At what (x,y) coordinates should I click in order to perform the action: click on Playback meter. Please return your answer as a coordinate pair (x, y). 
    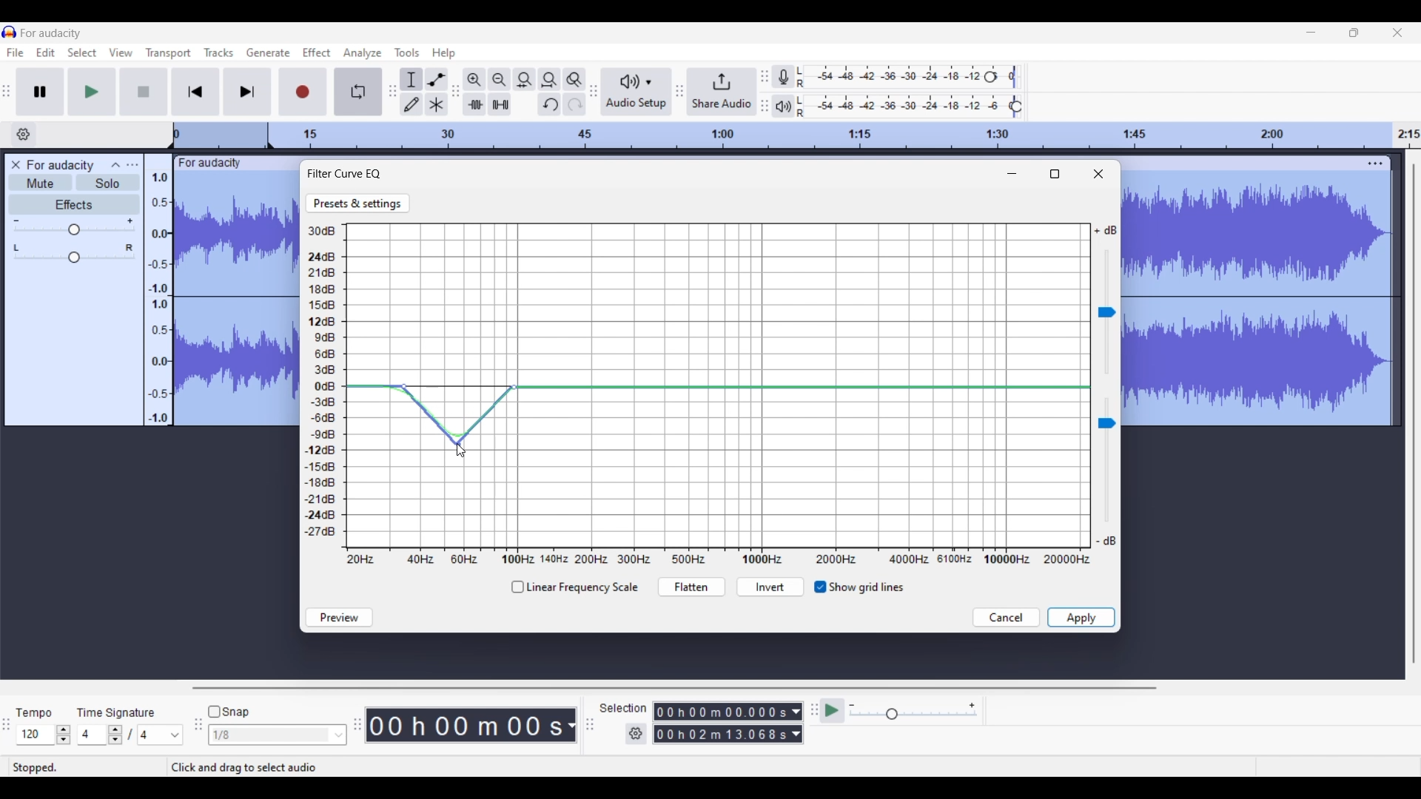
    Looking at the image, I should click on (784, 107).